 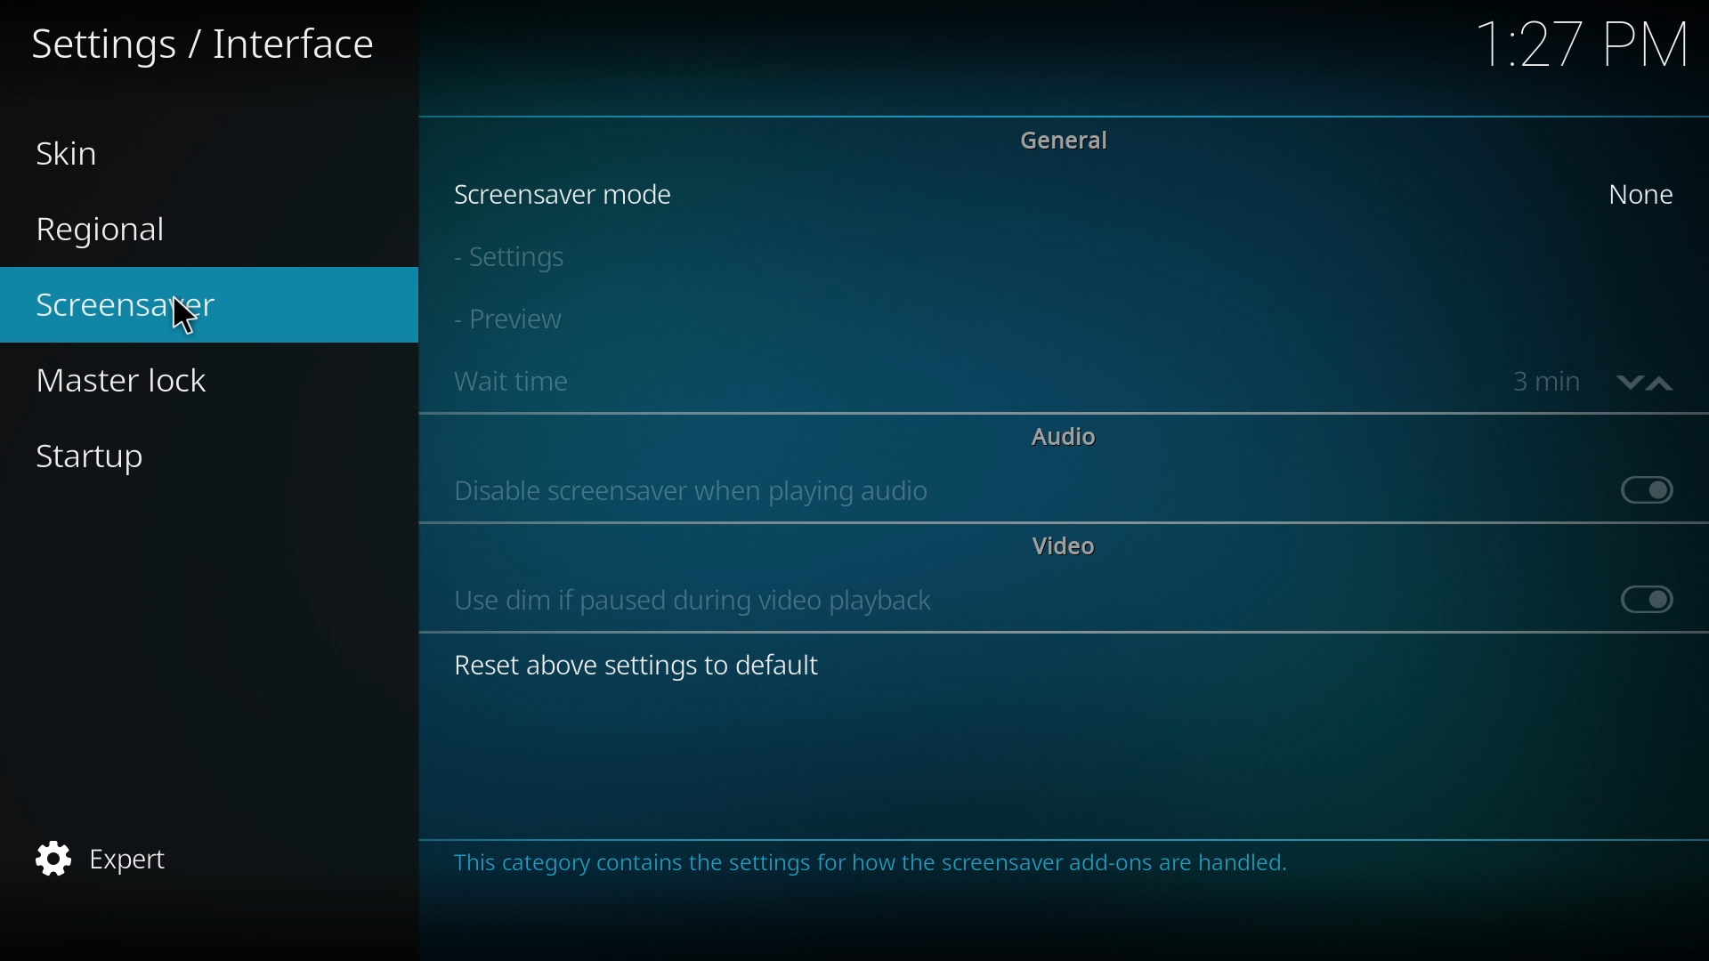 What do you see at coordinates (1583, 46) in the screenshot?
I see `time` at bounding box center [1583, 46].